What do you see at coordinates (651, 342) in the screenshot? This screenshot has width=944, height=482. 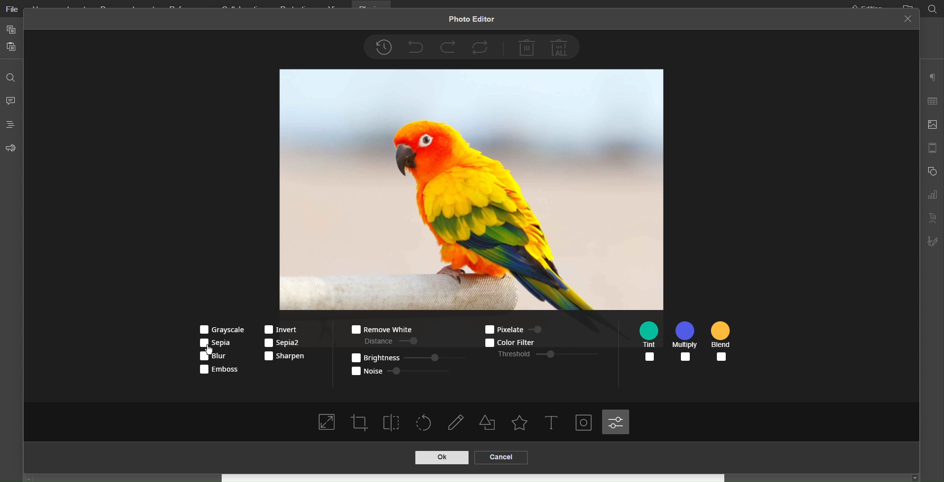 I see `Tint` at bounding box center [651, 342].